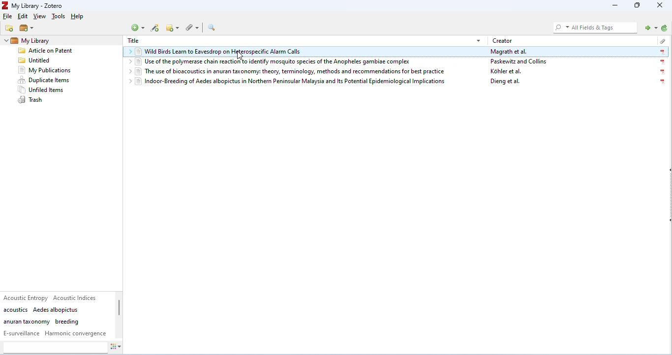  I want to click on close, so click(661, 5).